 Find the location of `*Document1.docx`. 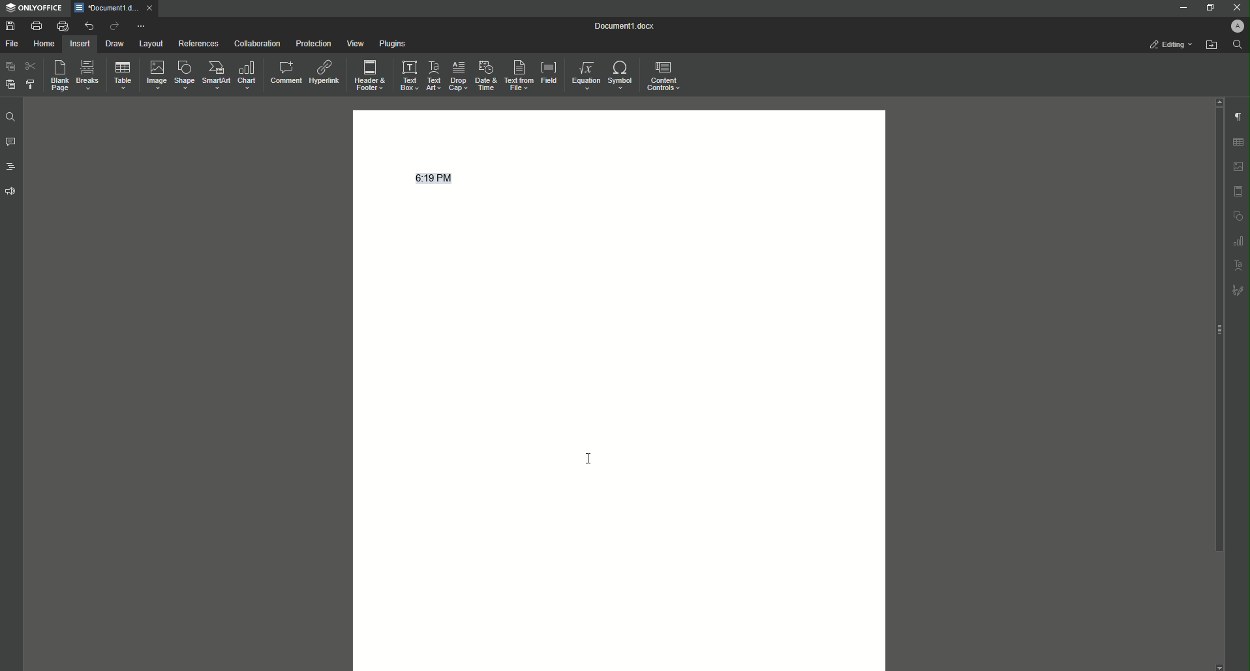

*Document1.docx is located at coordinates (106, 8).